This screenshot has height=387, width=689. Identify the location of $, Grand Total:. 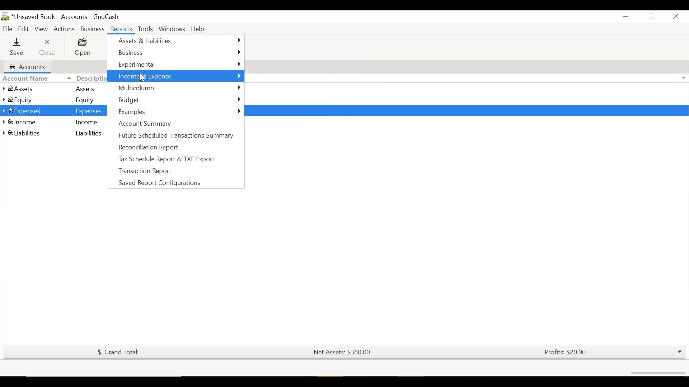
(117, 352).